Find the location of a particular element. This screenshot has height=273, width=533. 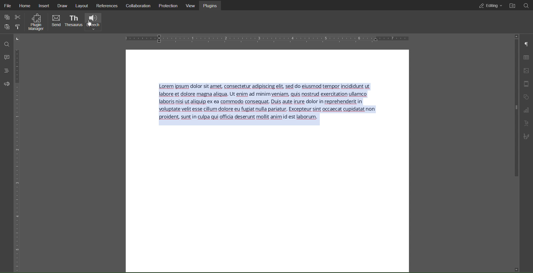

File is located at coordinates (7, 6).